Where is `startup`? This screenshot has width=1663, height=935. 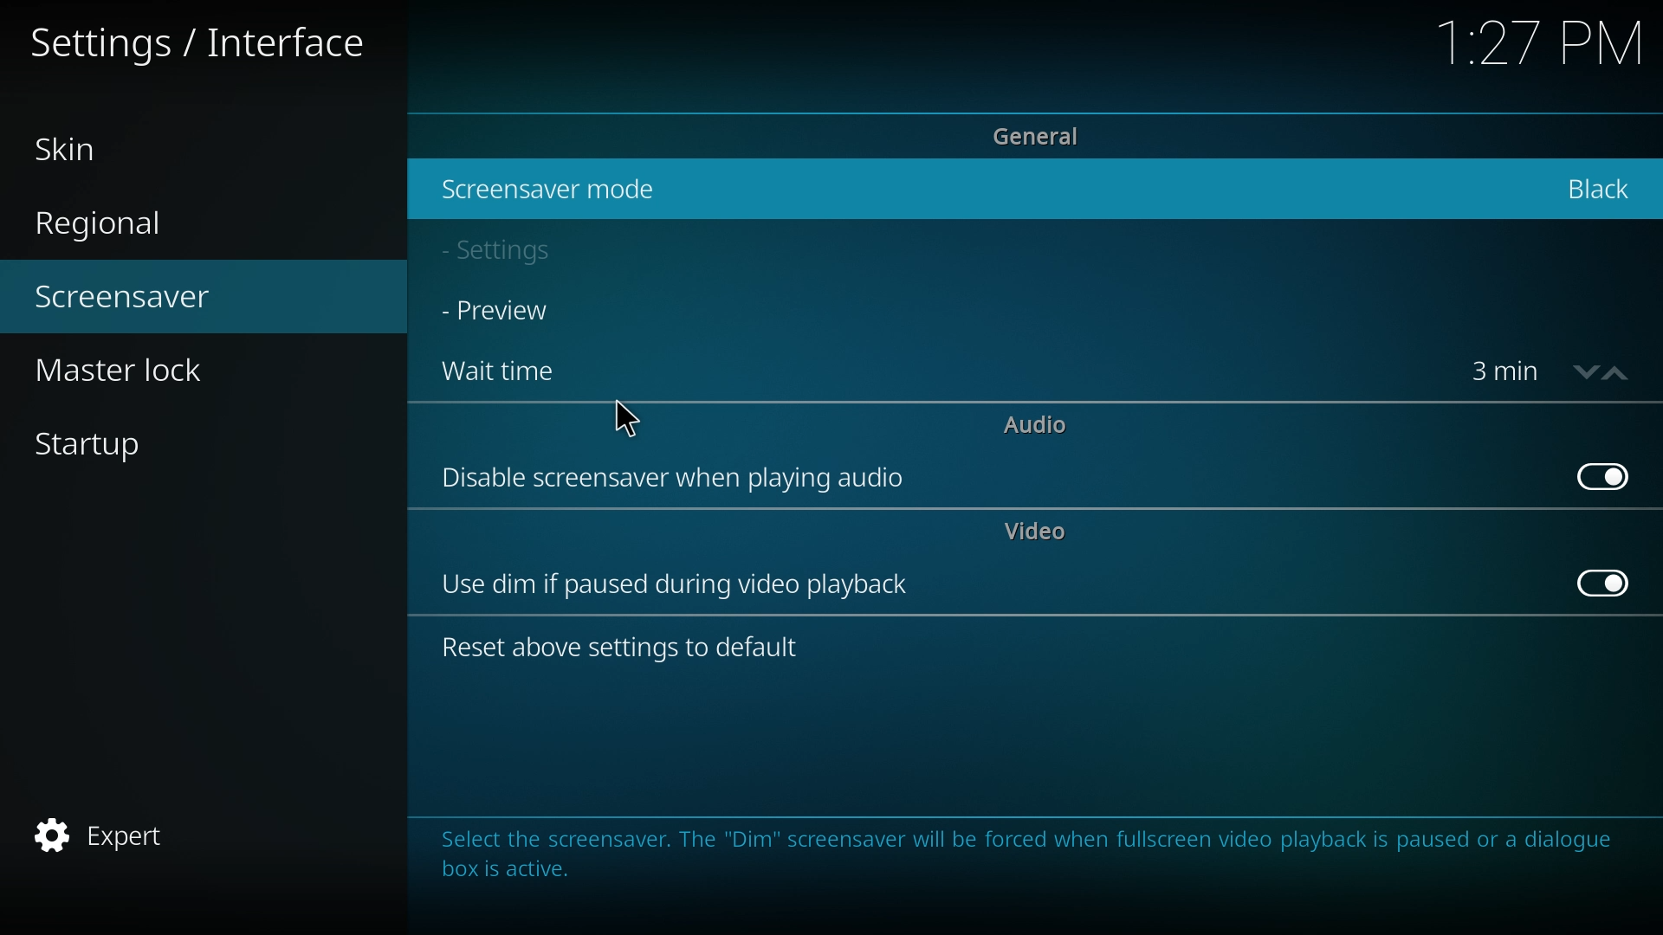
startup is located at coordinates (194, 443).